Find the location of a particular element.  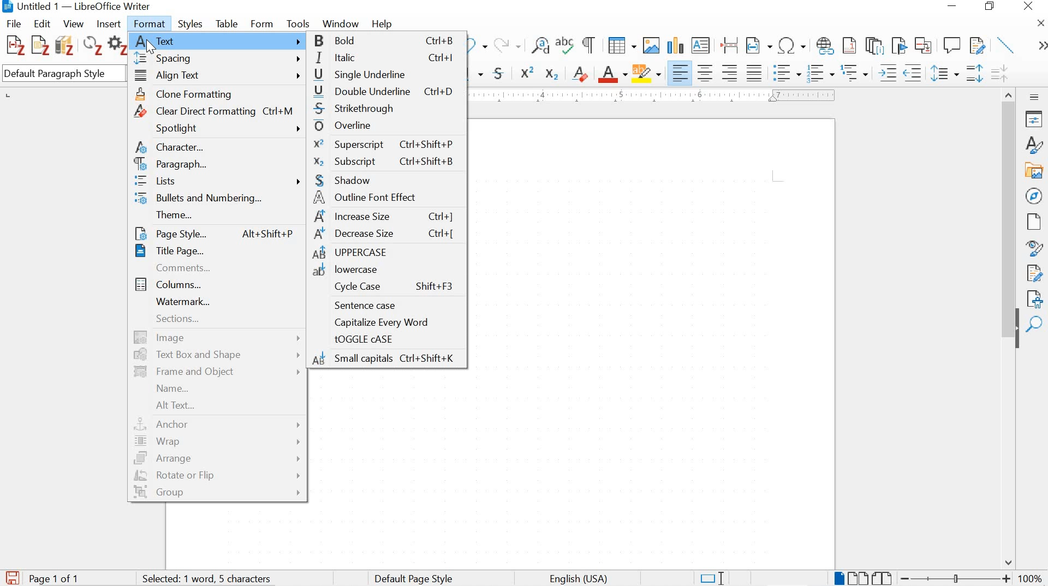

insert page break is located at coordinates (729, 44).